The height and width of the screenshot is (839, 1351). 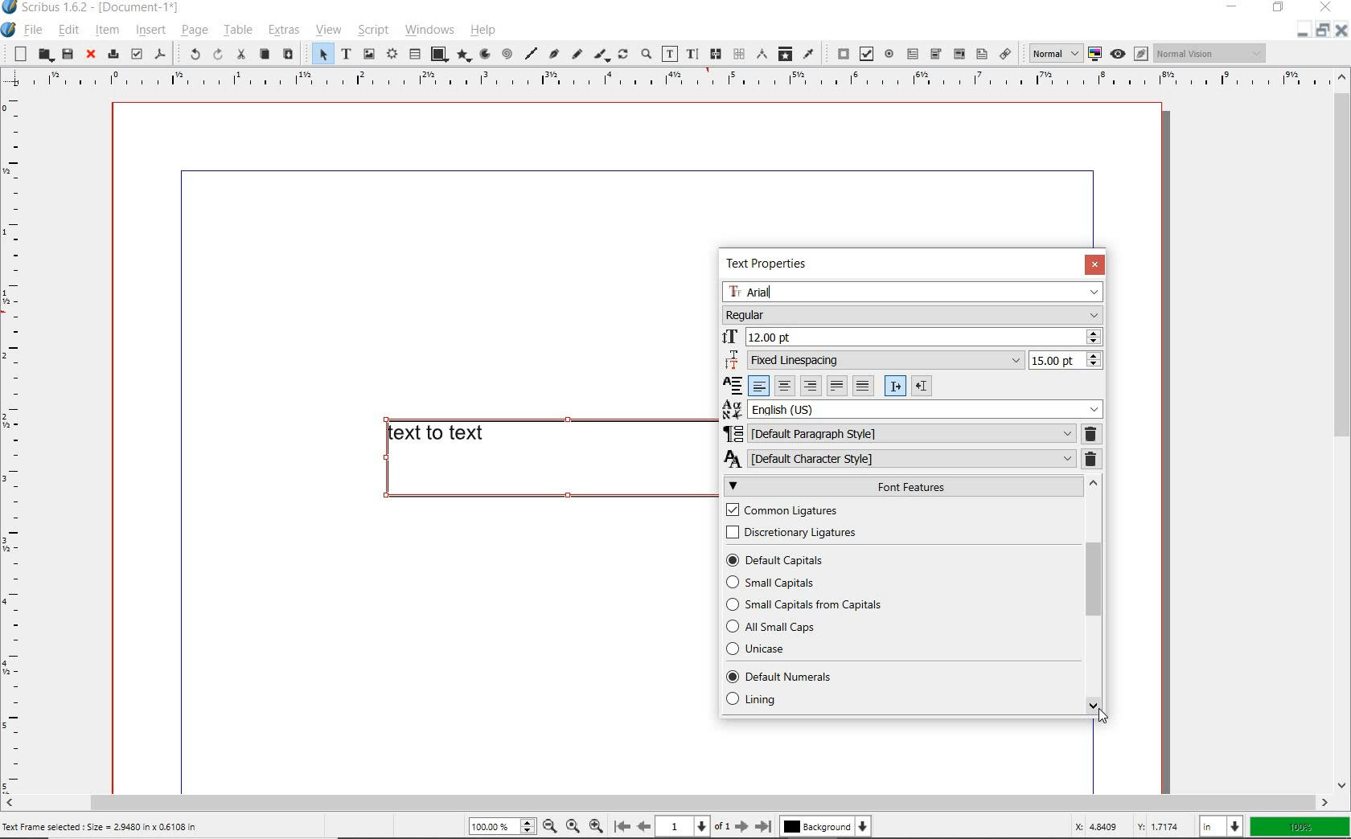 I want to click on TEXT PROPERTIES, so click(x=773, y=264).